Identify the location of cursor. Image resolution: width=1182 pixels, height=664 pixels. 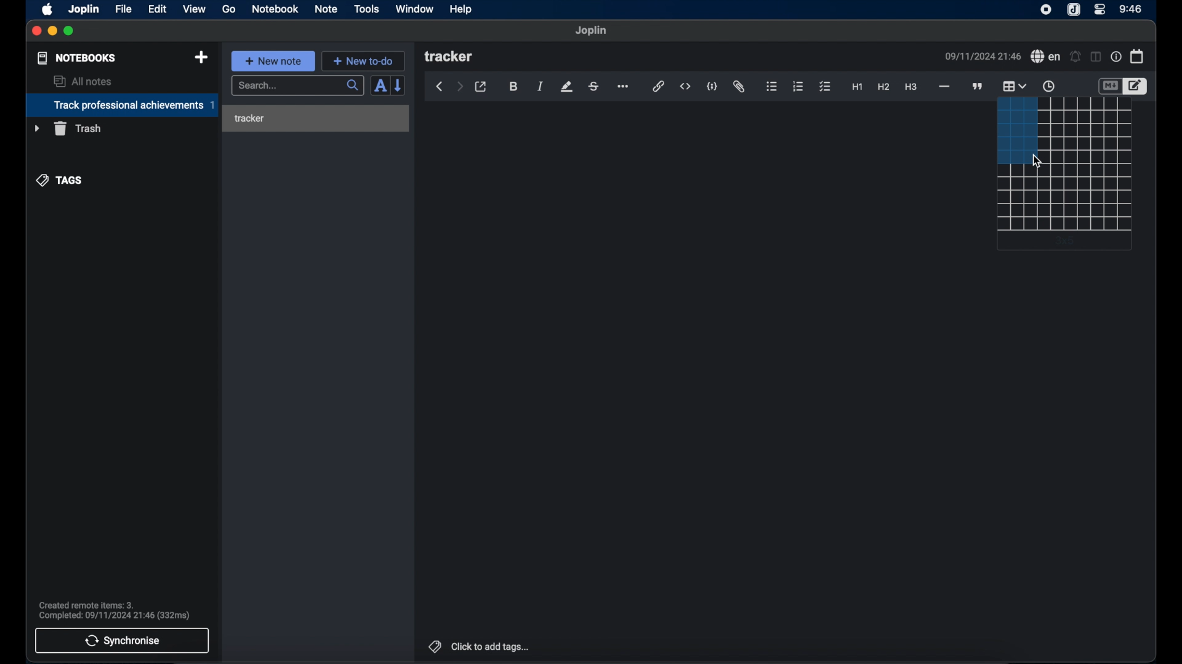
(1039, 162).